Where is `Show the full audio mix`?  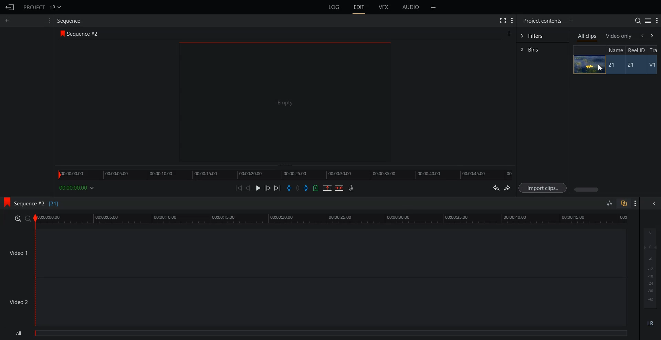 Show the full audio mix is located at coordinates (652, 203).